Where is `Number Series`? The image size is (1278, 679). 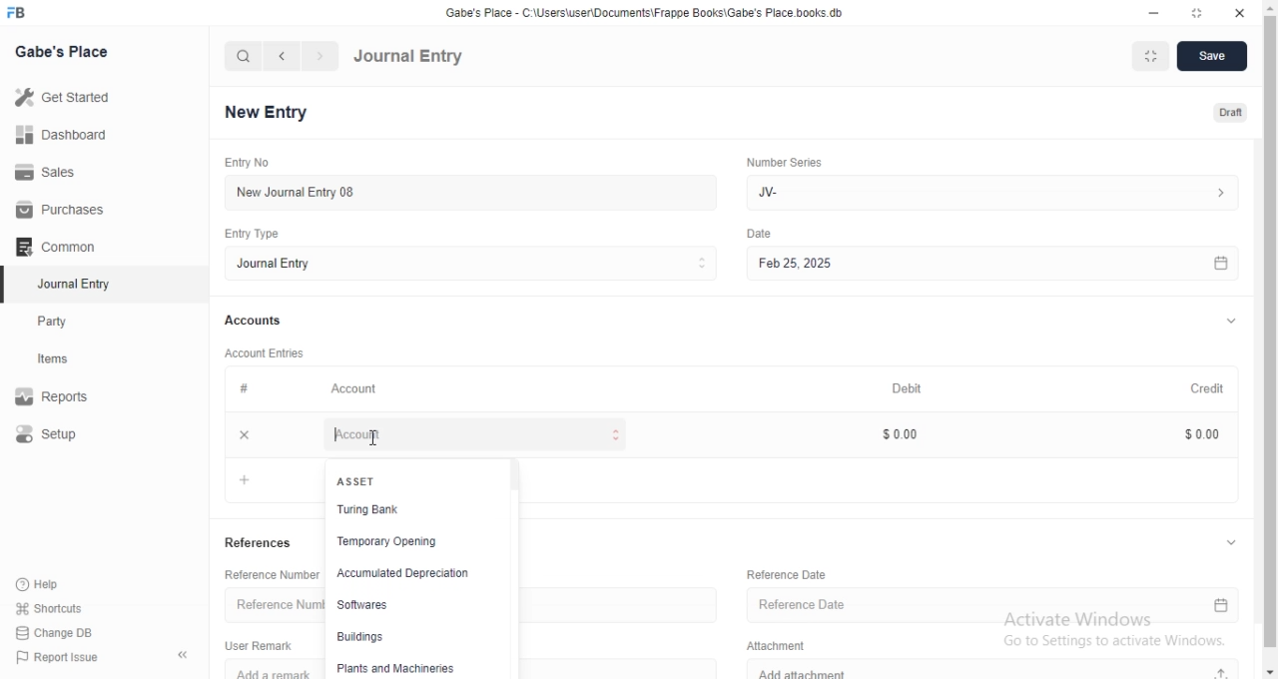 Number Series is located at coordinates (792, 164).